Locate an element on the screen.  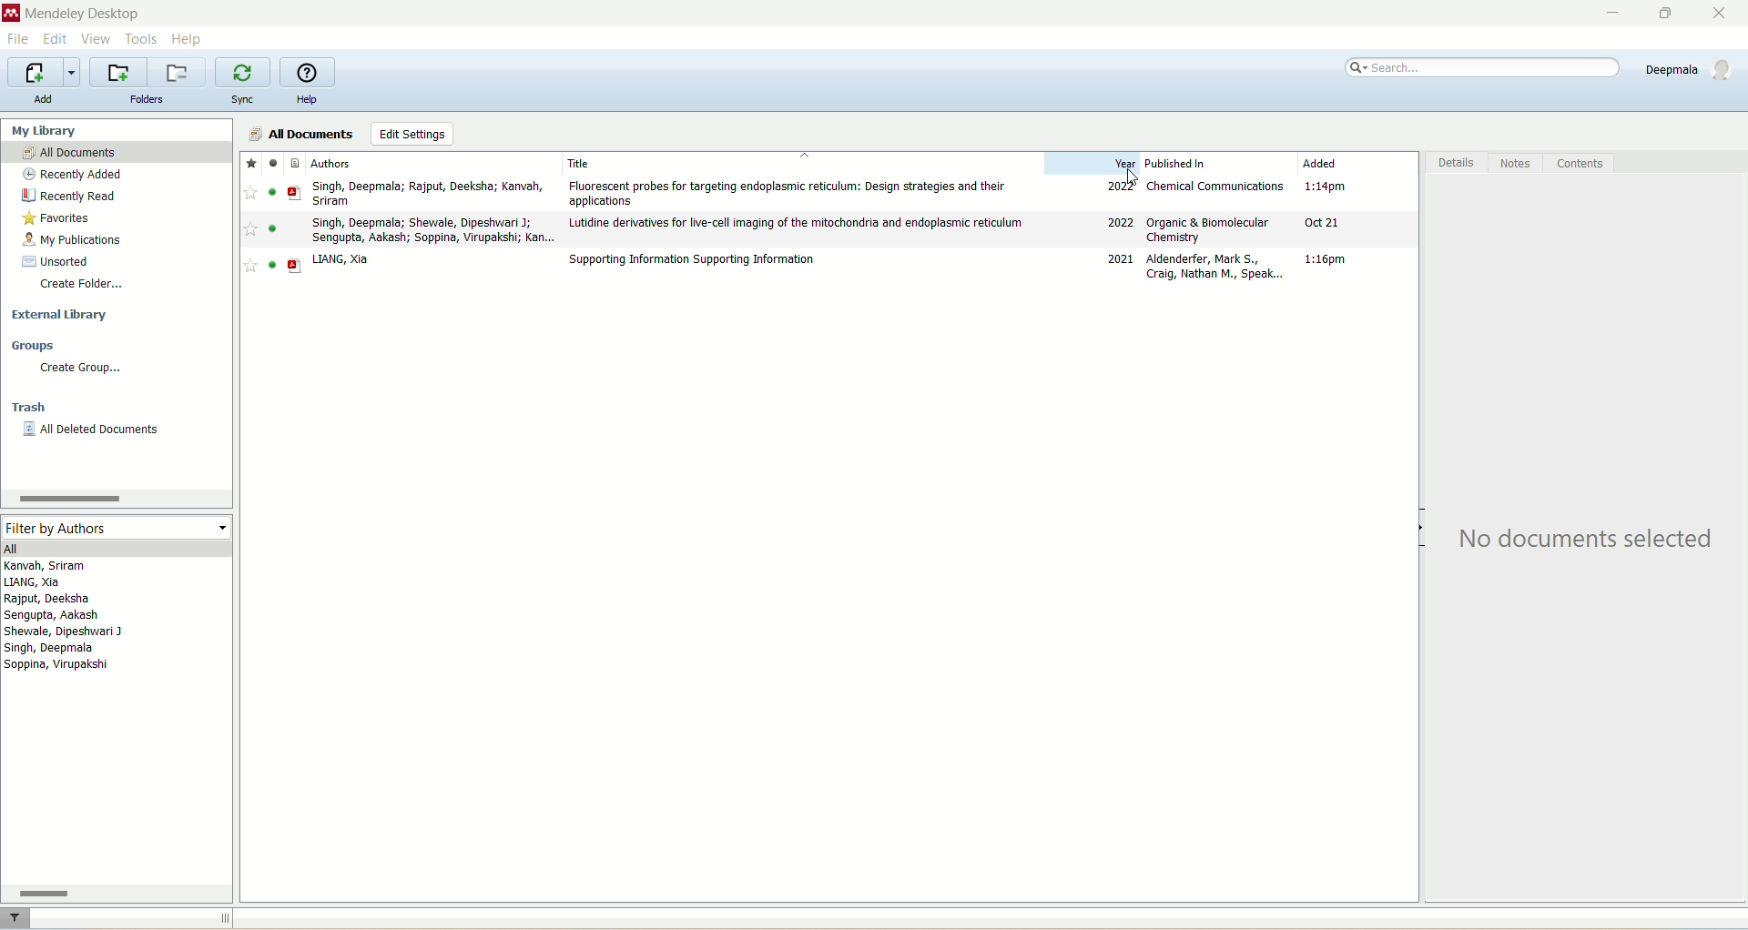
scroll bar is located at coordinates (115, 499).